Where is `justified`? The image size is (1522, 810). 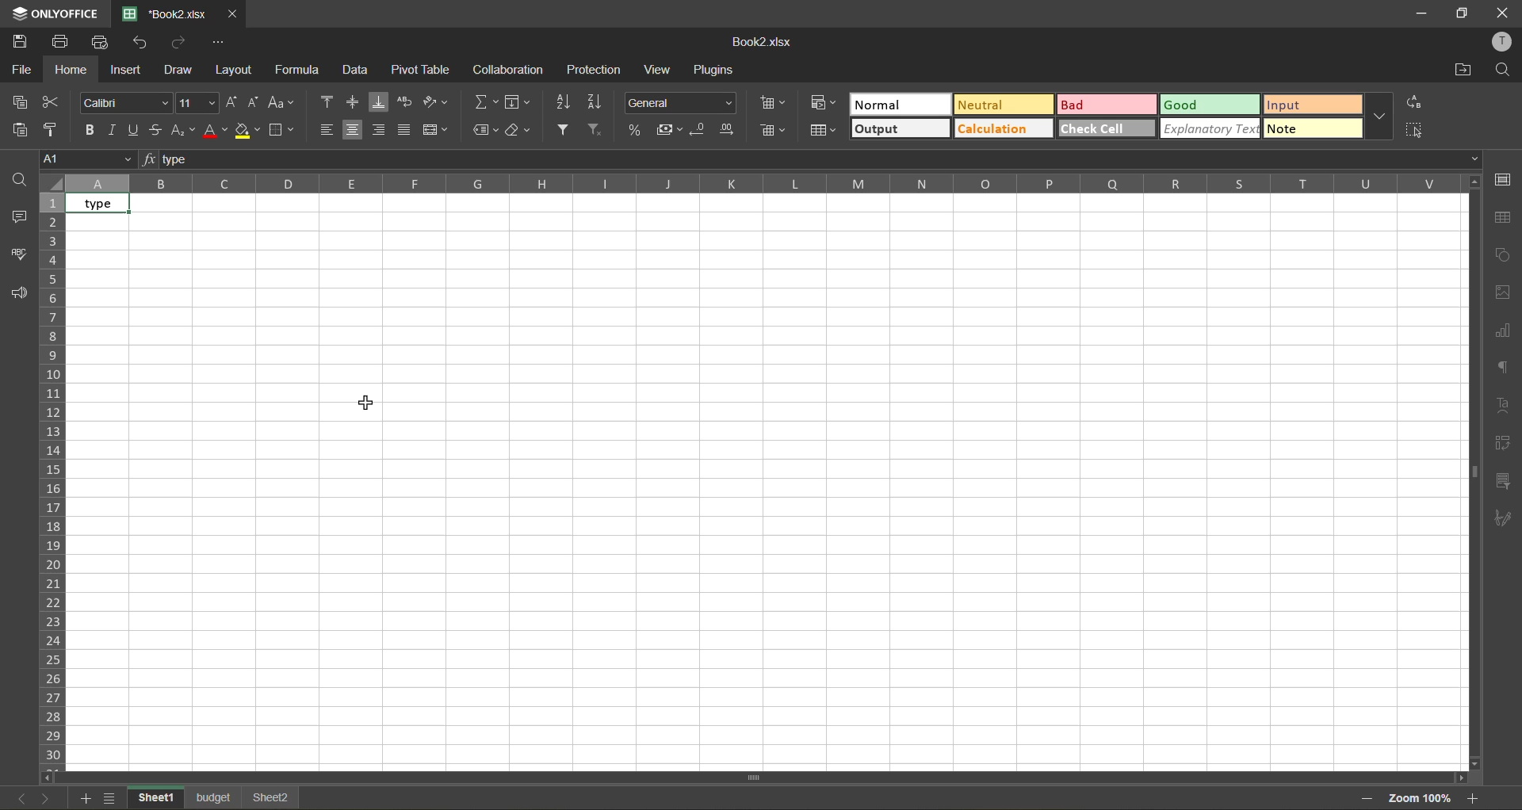 justified is located at coordinates (408, 132).